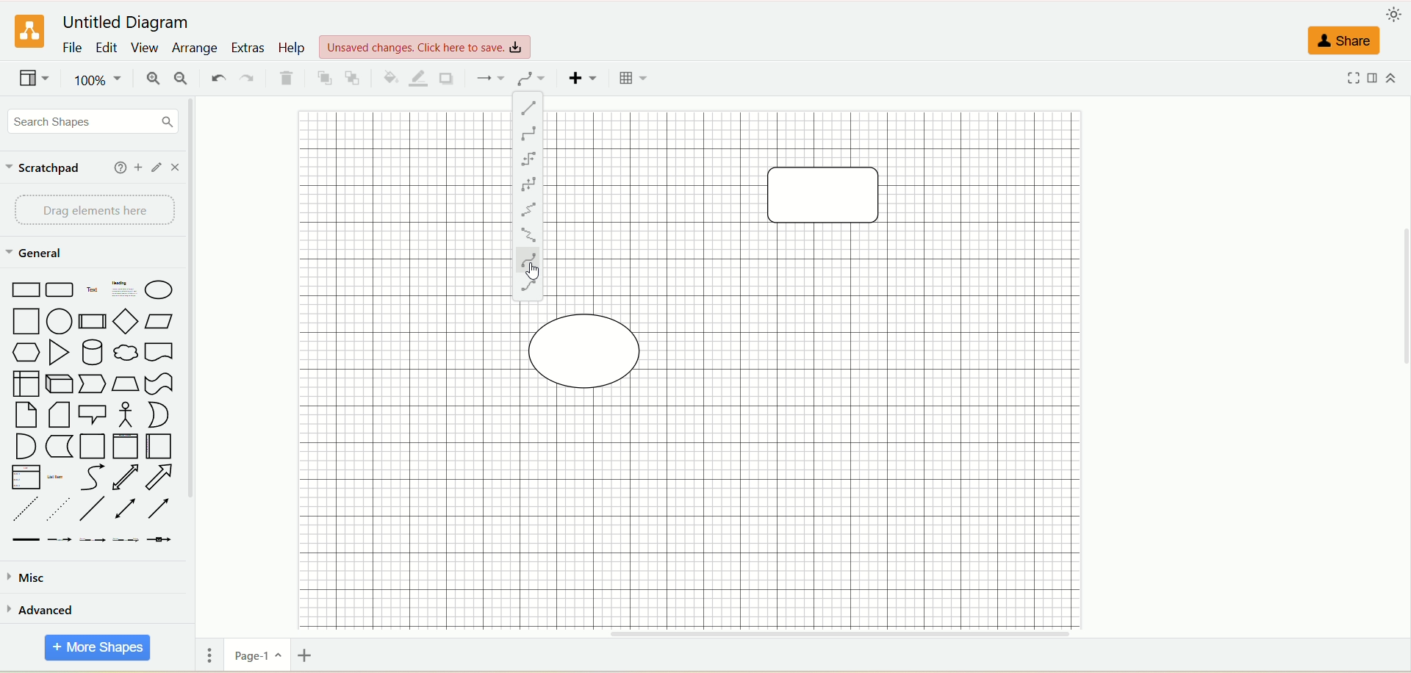 The height and width of the screenshot is (673, 1411). Describe the element at coordinates (292, 48) in the screenshot. I see `help` at that location.